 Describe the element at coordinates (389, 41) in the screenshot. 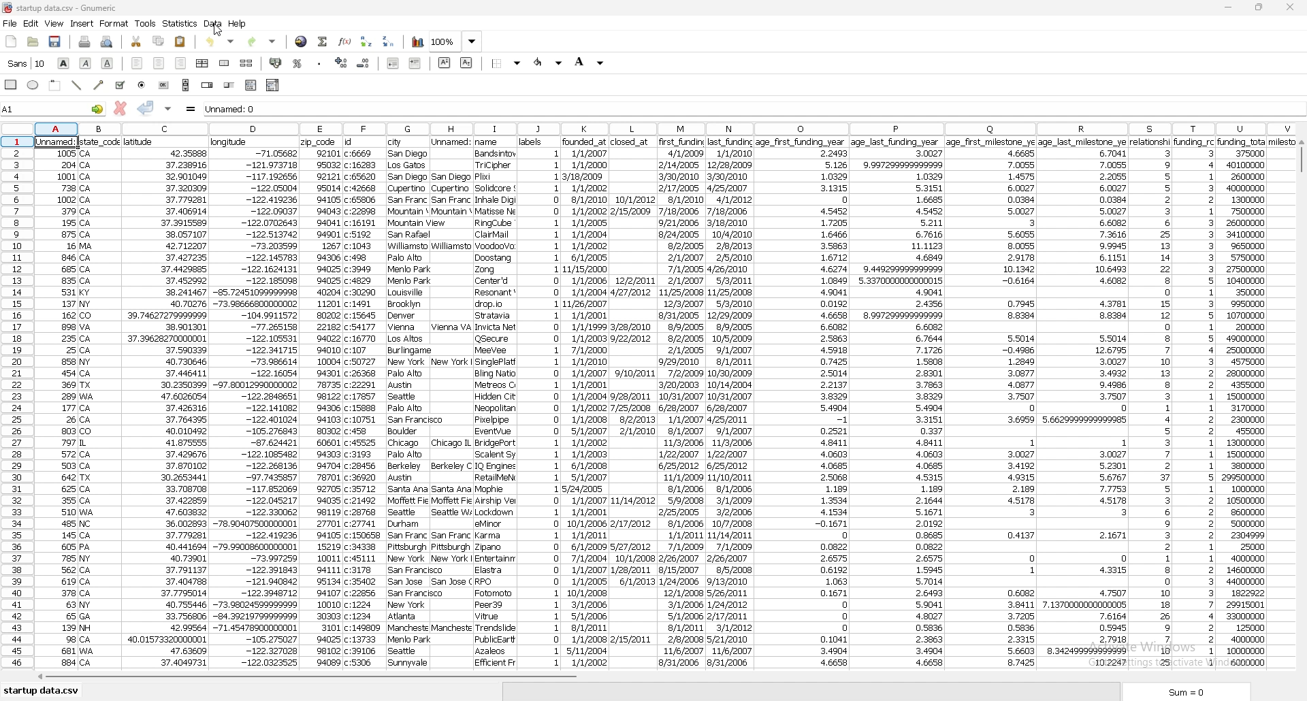

I see `sort descending` at that location.